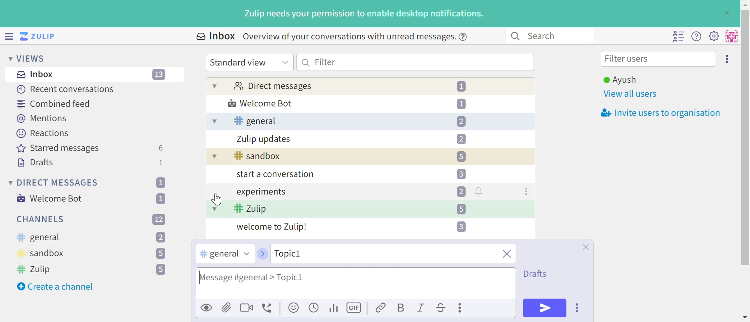 The width and height of the screenshot is (750, 322). Describe the element at coordinates (315, 307) in the screenshot. I see `Add global time ` at that location.